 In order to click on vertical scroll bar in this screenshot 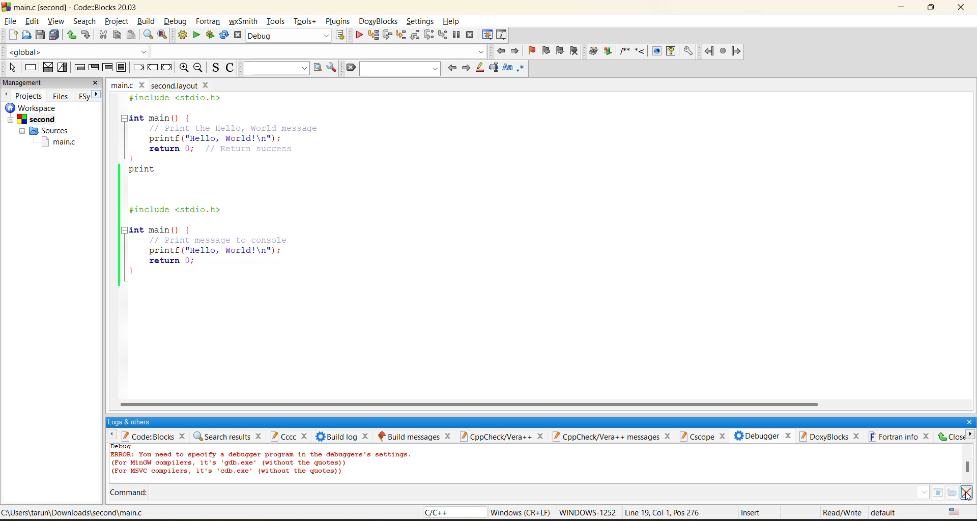, I will do `click(965, 468)`.